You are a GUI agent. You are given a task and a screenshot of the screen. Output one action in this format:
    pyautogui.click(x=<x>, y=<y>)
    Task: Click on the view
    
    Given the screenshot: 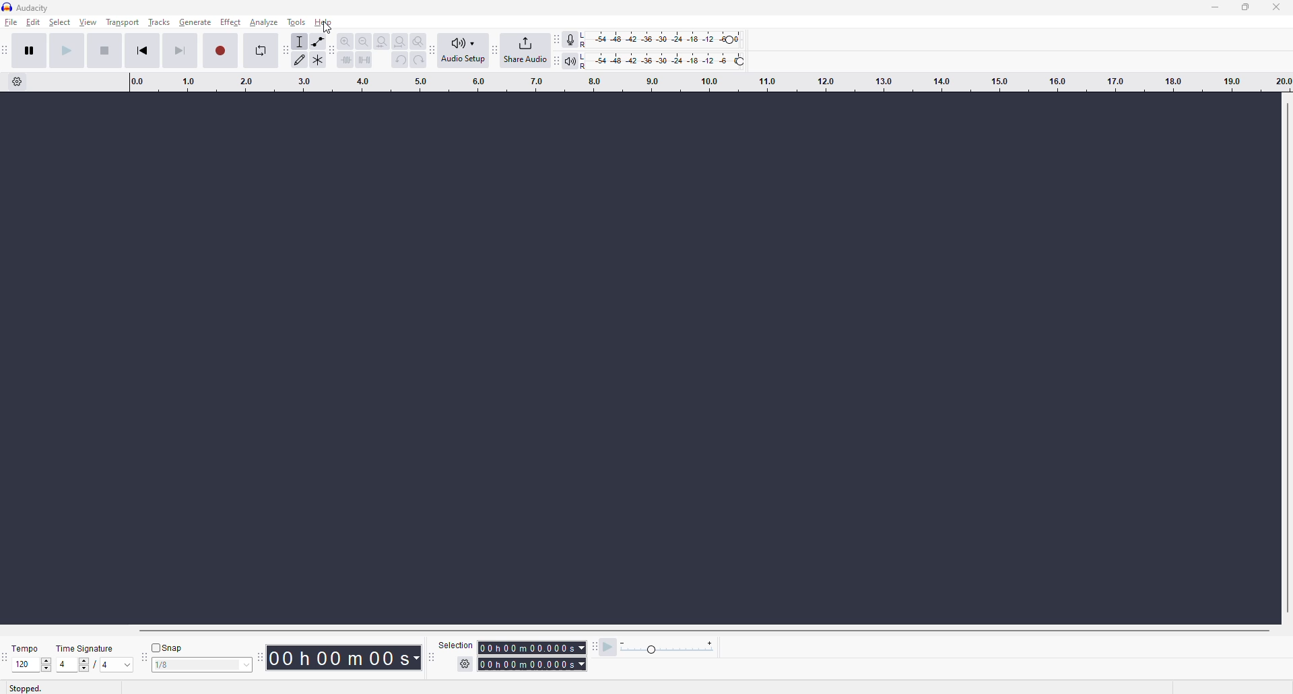 What is the action you would take?
    pyautogui.click(x=90, y=26)
    